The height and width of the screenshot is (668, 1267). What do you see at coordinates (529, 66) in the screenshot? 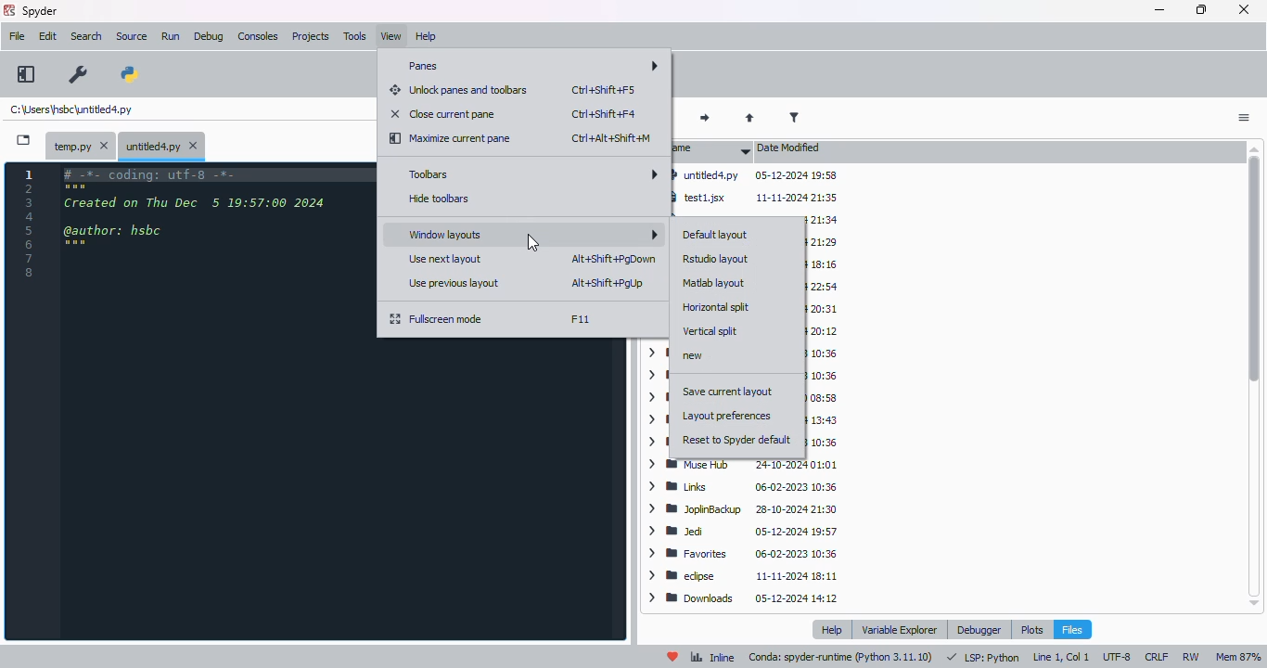
I see `panes` at bounding box center [529, 66].